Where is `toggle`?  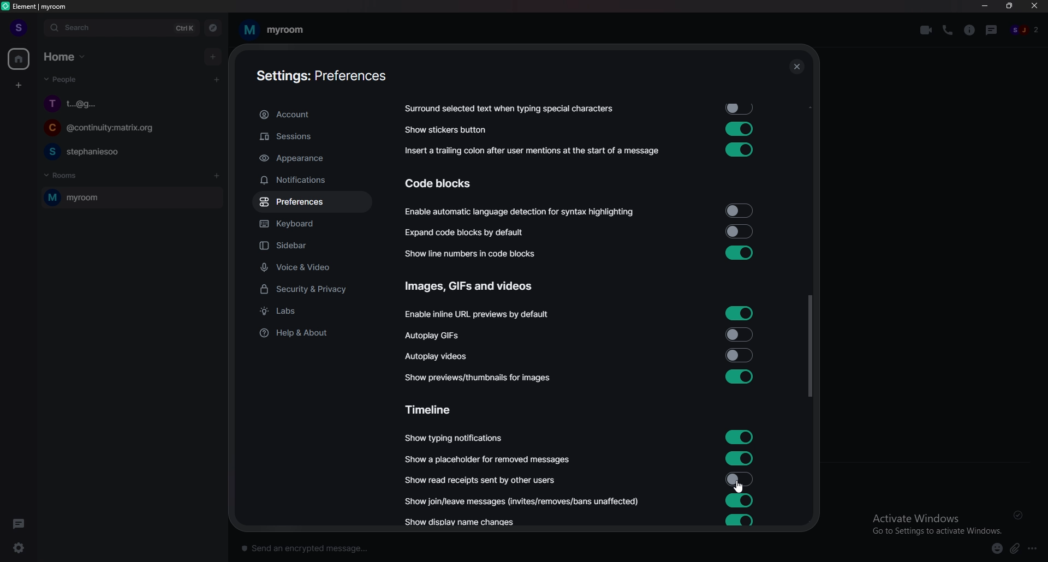 toggle is located at coordinates (737, 150).